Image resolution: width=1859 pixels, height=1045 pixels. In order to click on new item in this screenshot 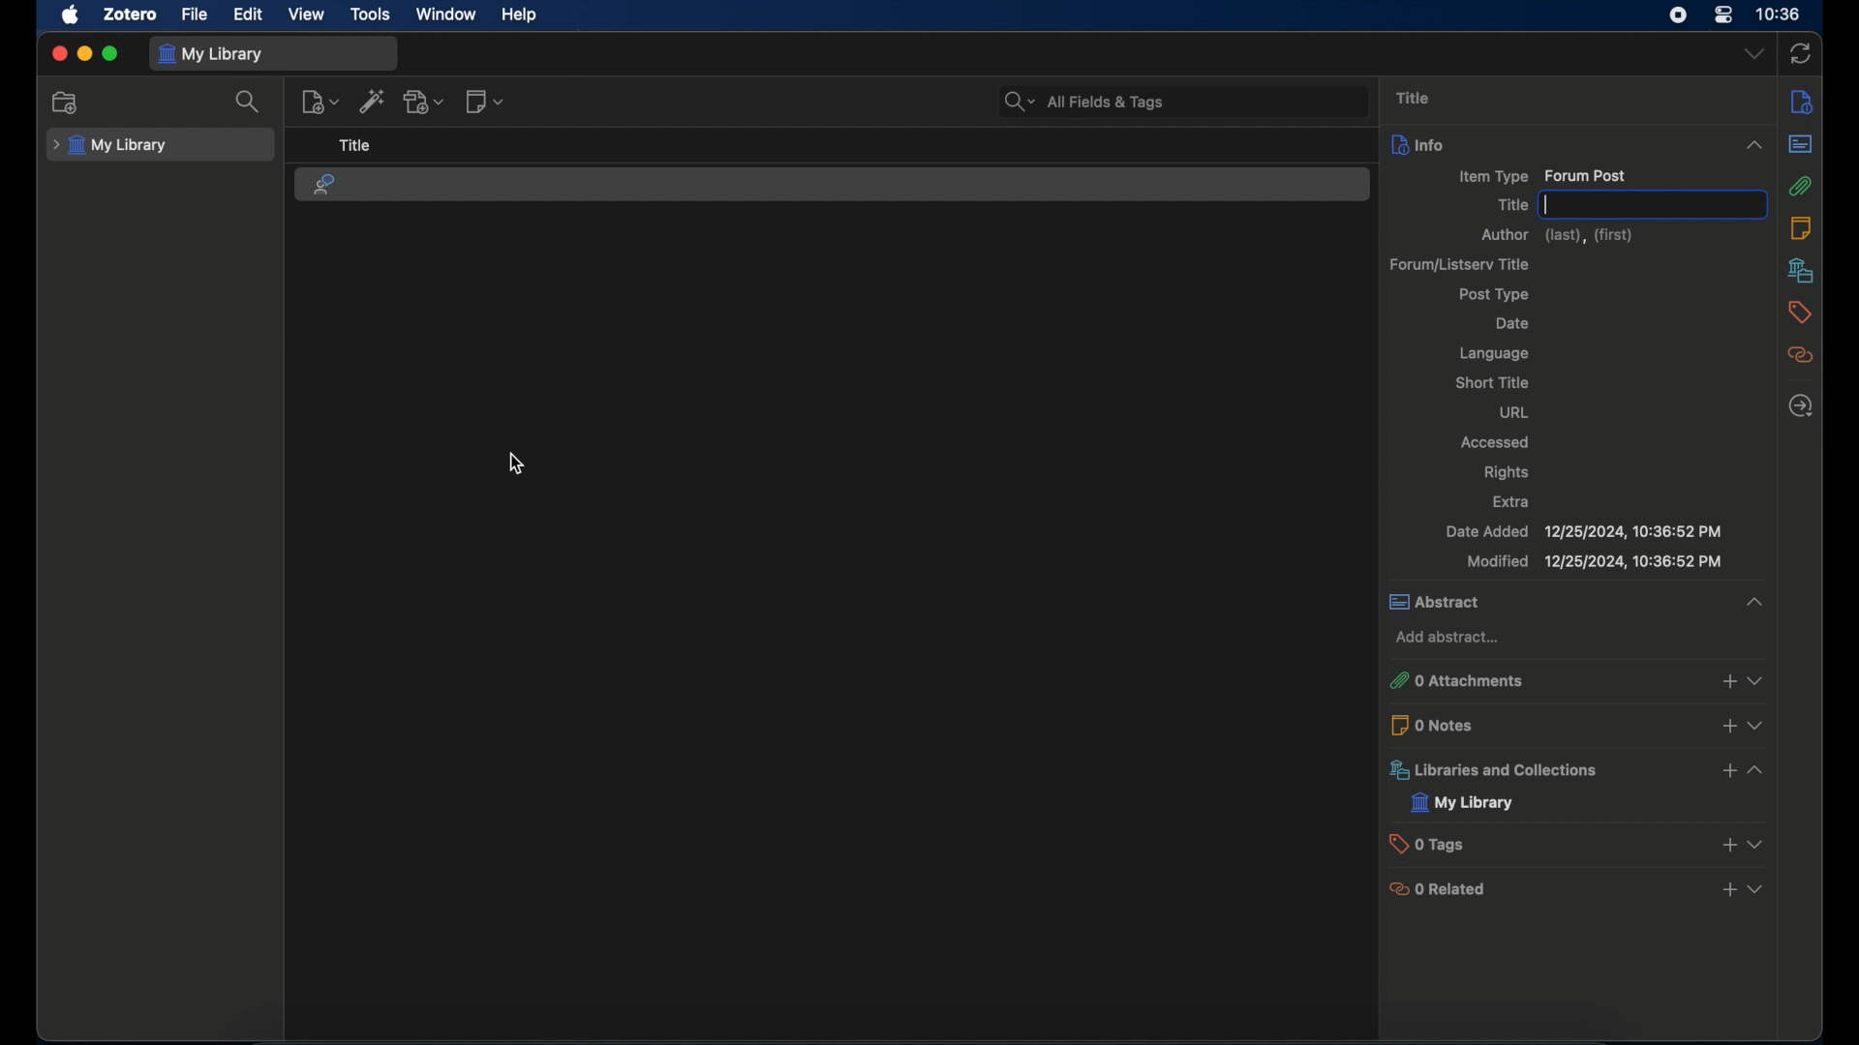, I will do `click(320, 103)`.